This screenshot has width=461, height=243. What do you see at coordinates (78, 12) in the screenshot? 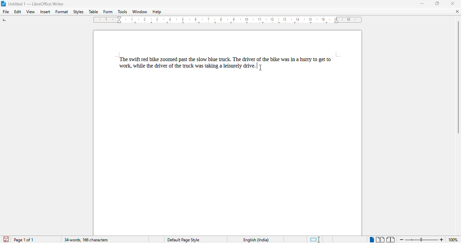
I see `styles` at bounding box center [78, 12].